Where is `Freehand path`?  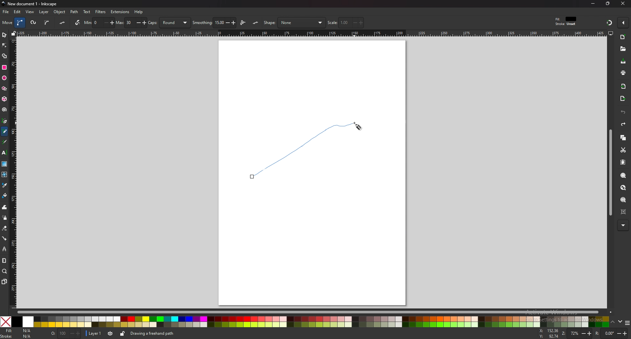 Freehand path is located at coordinates (302, 150).